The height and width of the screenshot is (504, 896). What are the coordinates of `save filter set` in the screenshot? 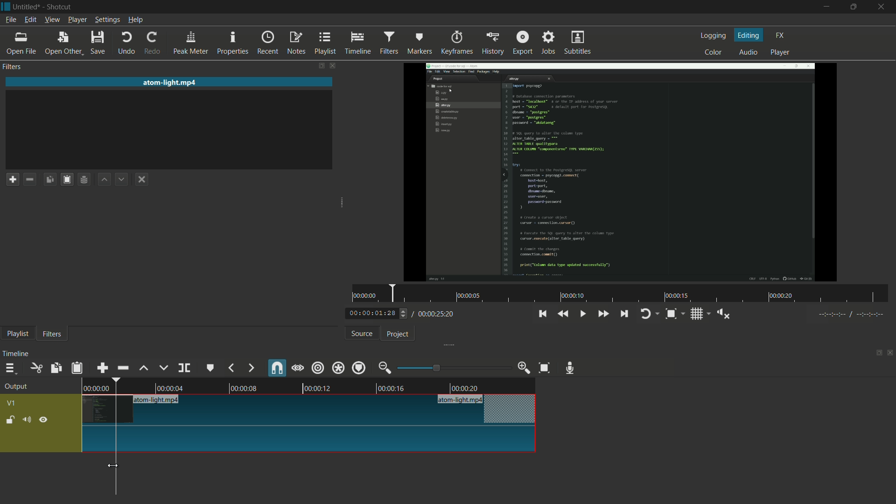 It's located at (86, 180).